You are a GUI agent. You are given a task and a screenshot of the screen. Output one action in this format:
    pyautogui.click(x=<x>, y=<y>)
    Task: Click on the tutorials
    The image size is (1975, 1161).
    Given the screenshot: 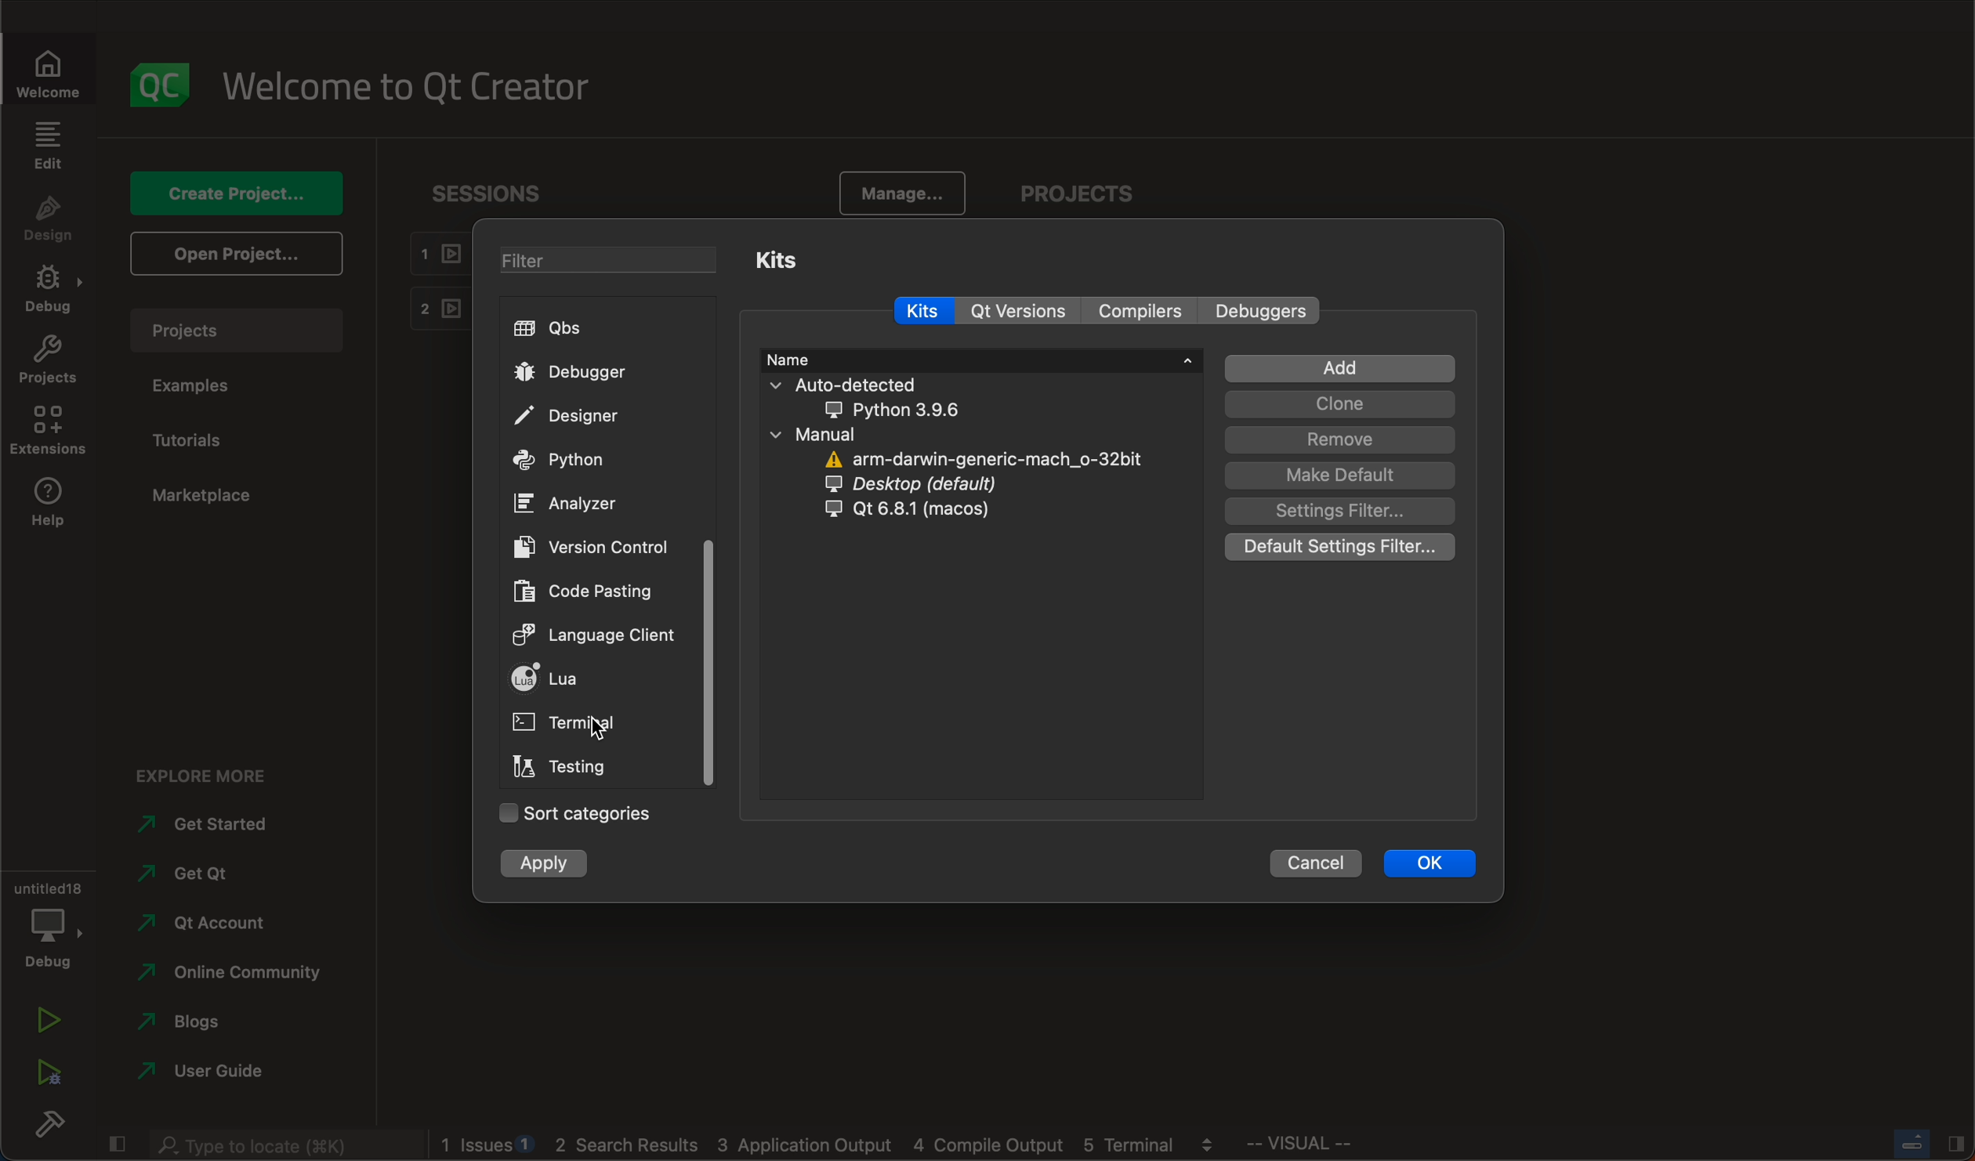 What is the action you would take?
    pyautogui.click(x=205, y=438)
    